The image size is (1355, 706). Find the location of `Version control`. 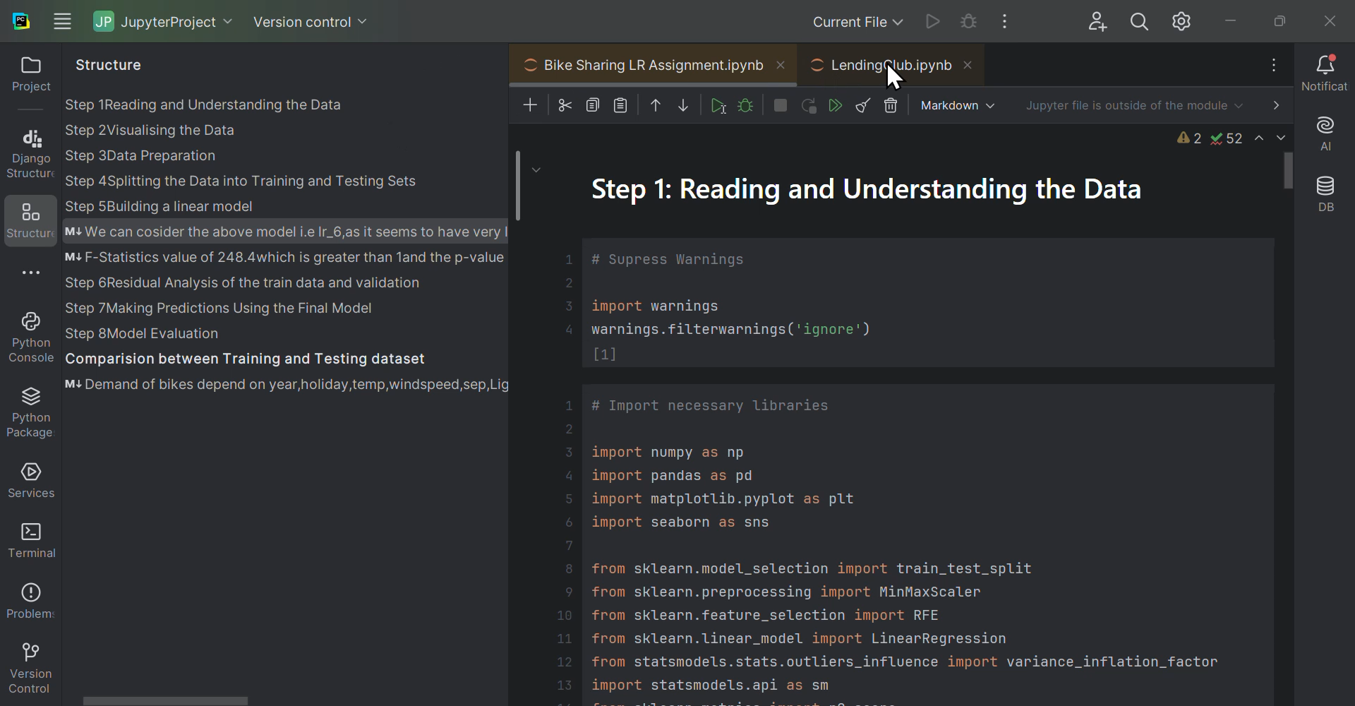

Version control is located at coordinates (32, 670).